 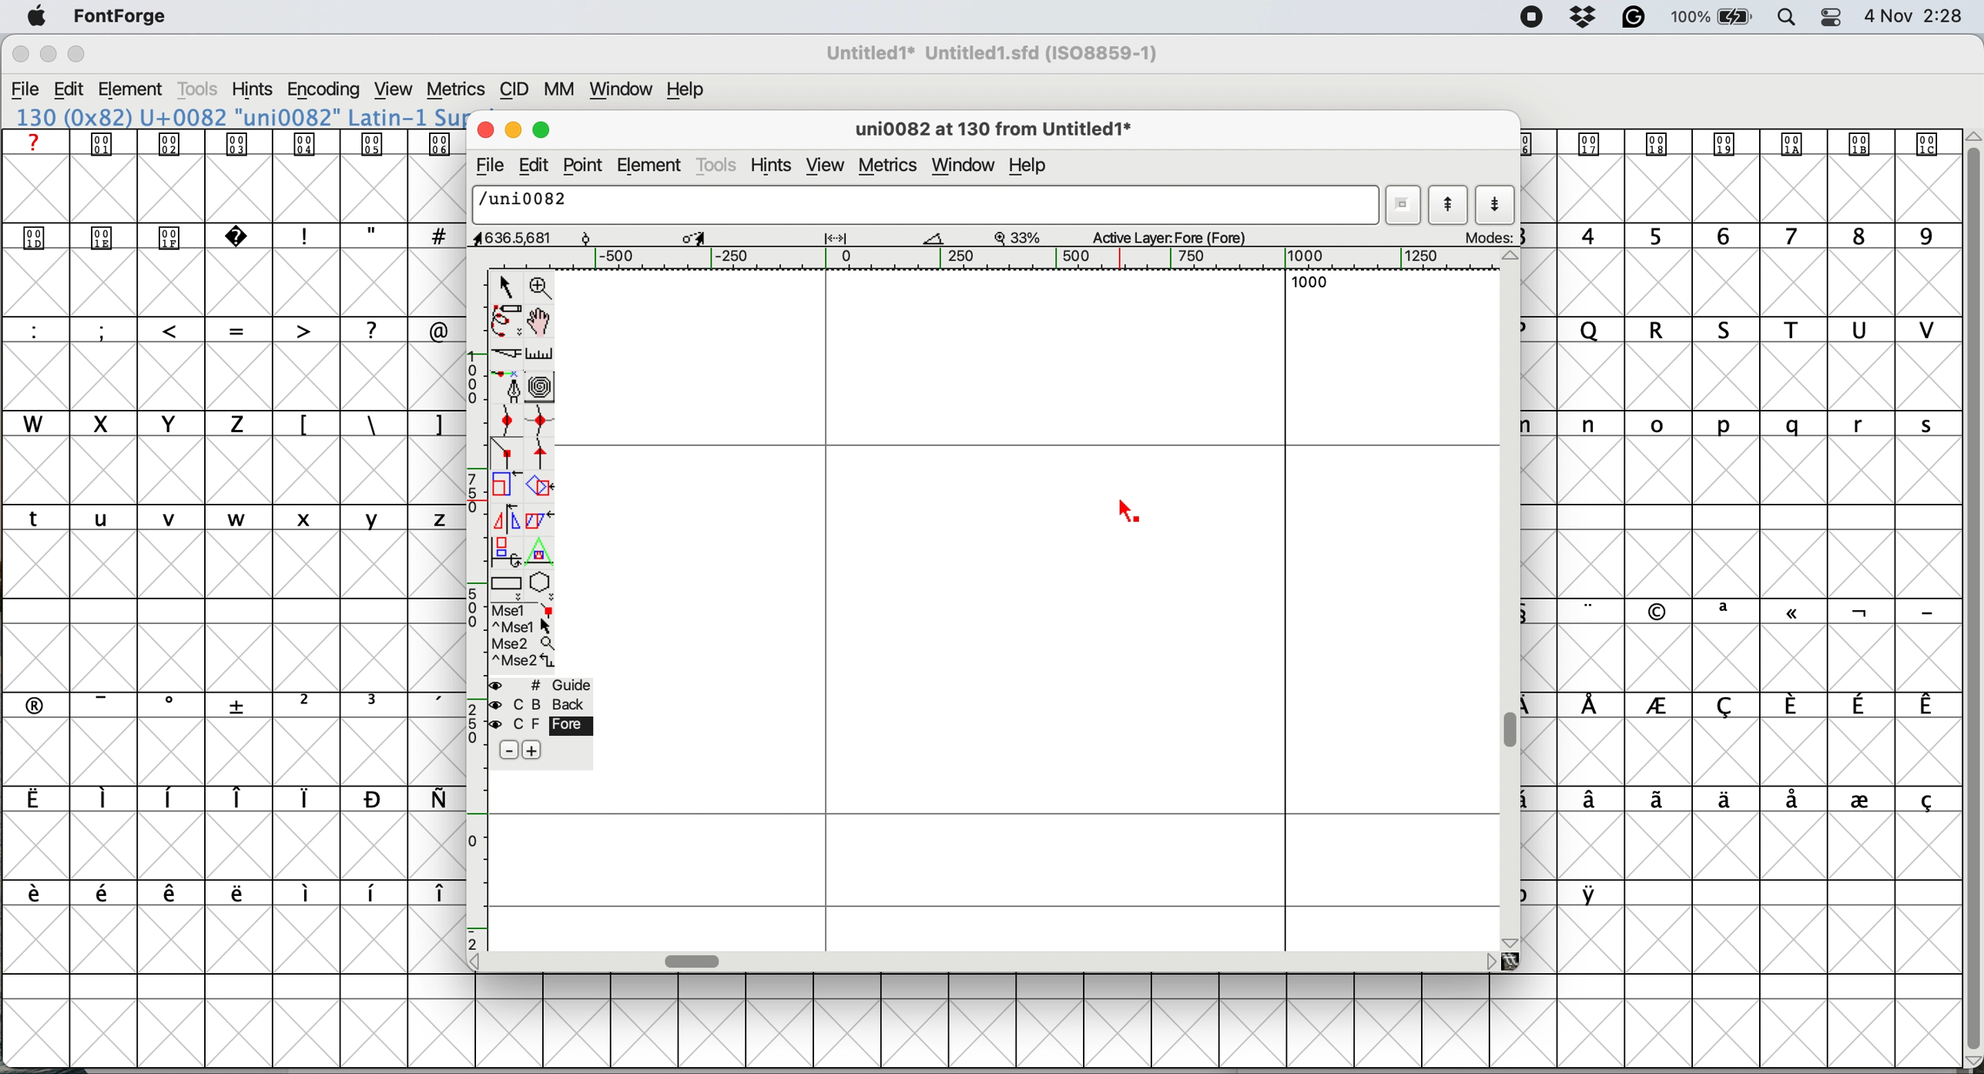 I want to click on encoding, so click(x=325, y=90).